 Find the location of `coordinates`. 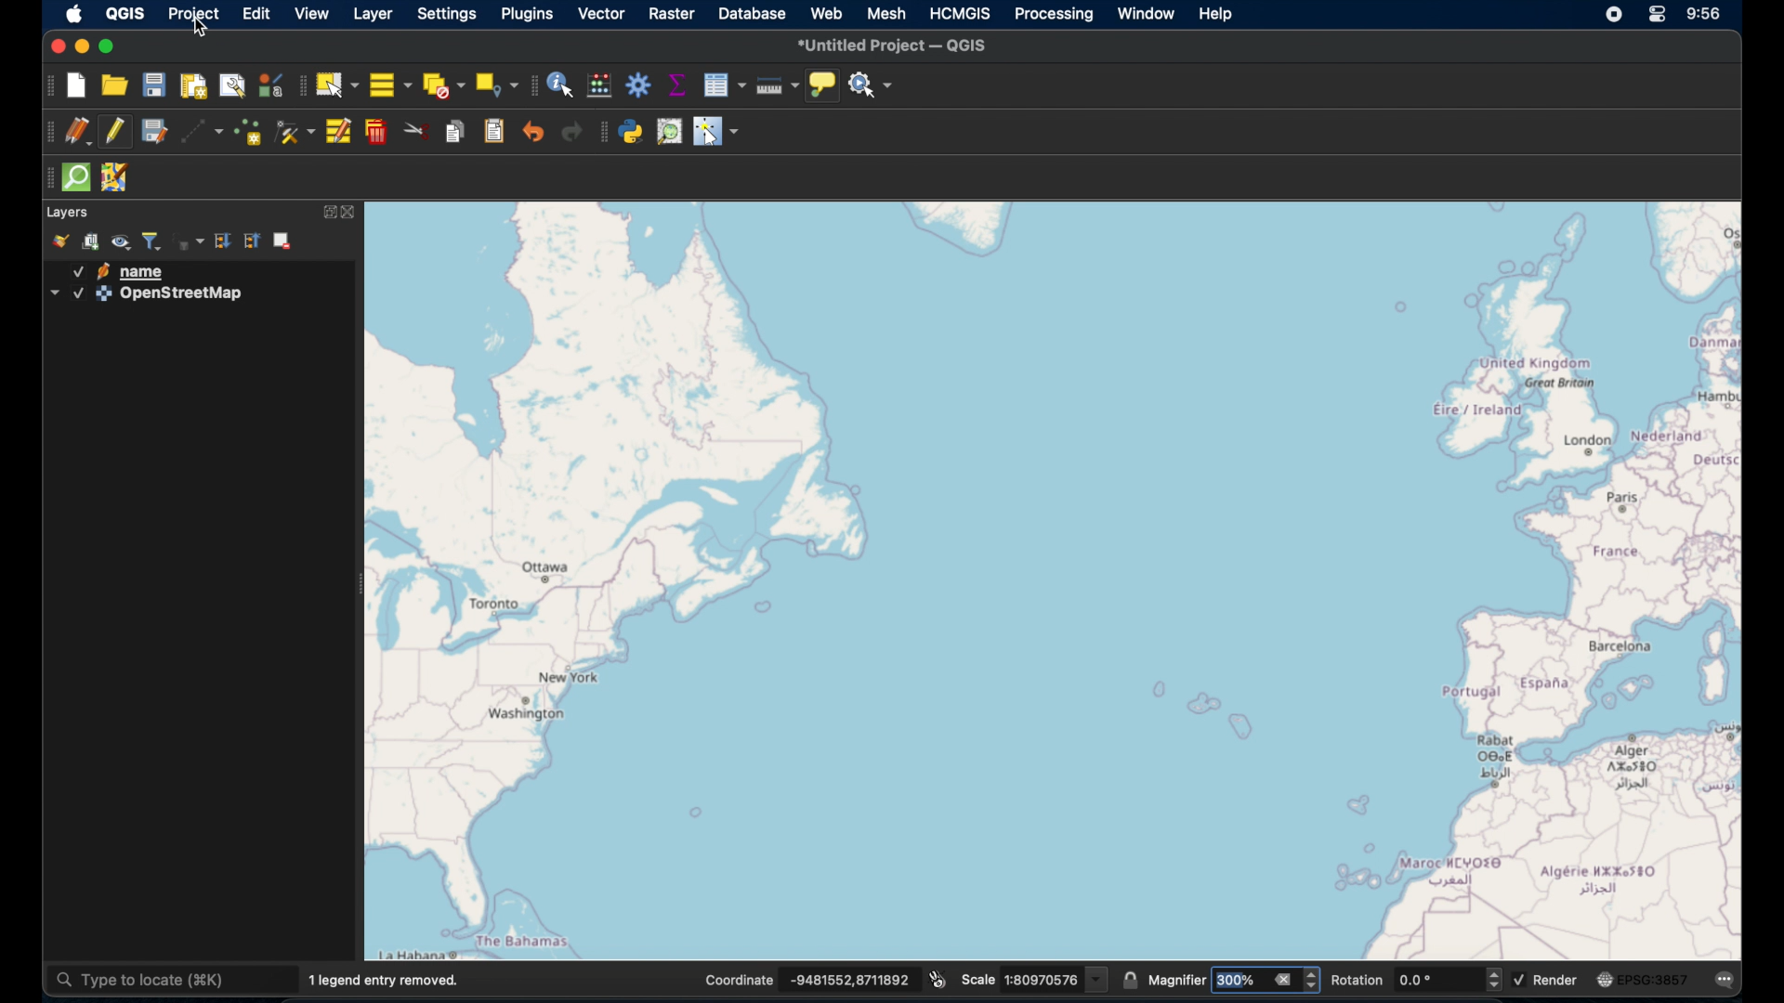

coordinates is located at coordinates (811, 981).